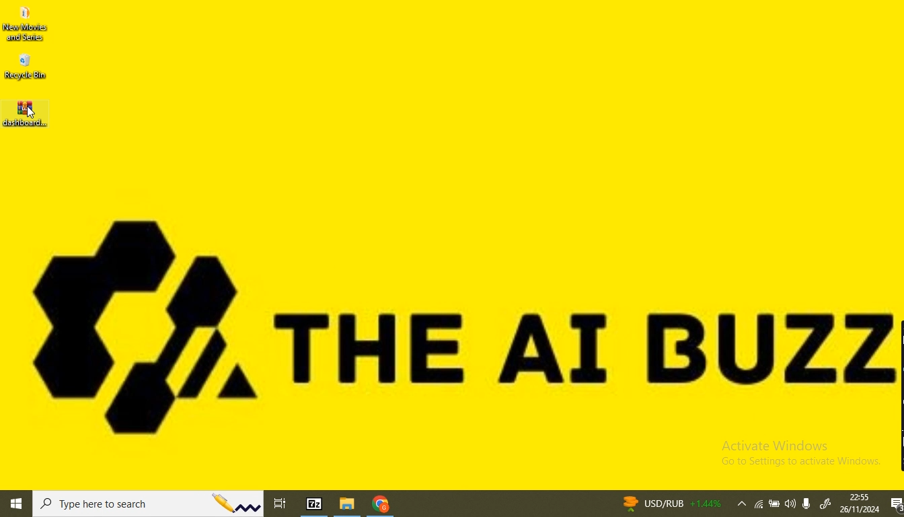  Describe the element at coordinates (150, 504) in the screenshot. I see `search bar` at that location.